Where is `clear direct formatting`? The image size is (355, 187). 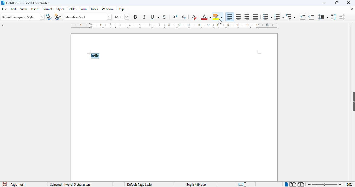
clear direct formatting is located at coordinates (194, 17).